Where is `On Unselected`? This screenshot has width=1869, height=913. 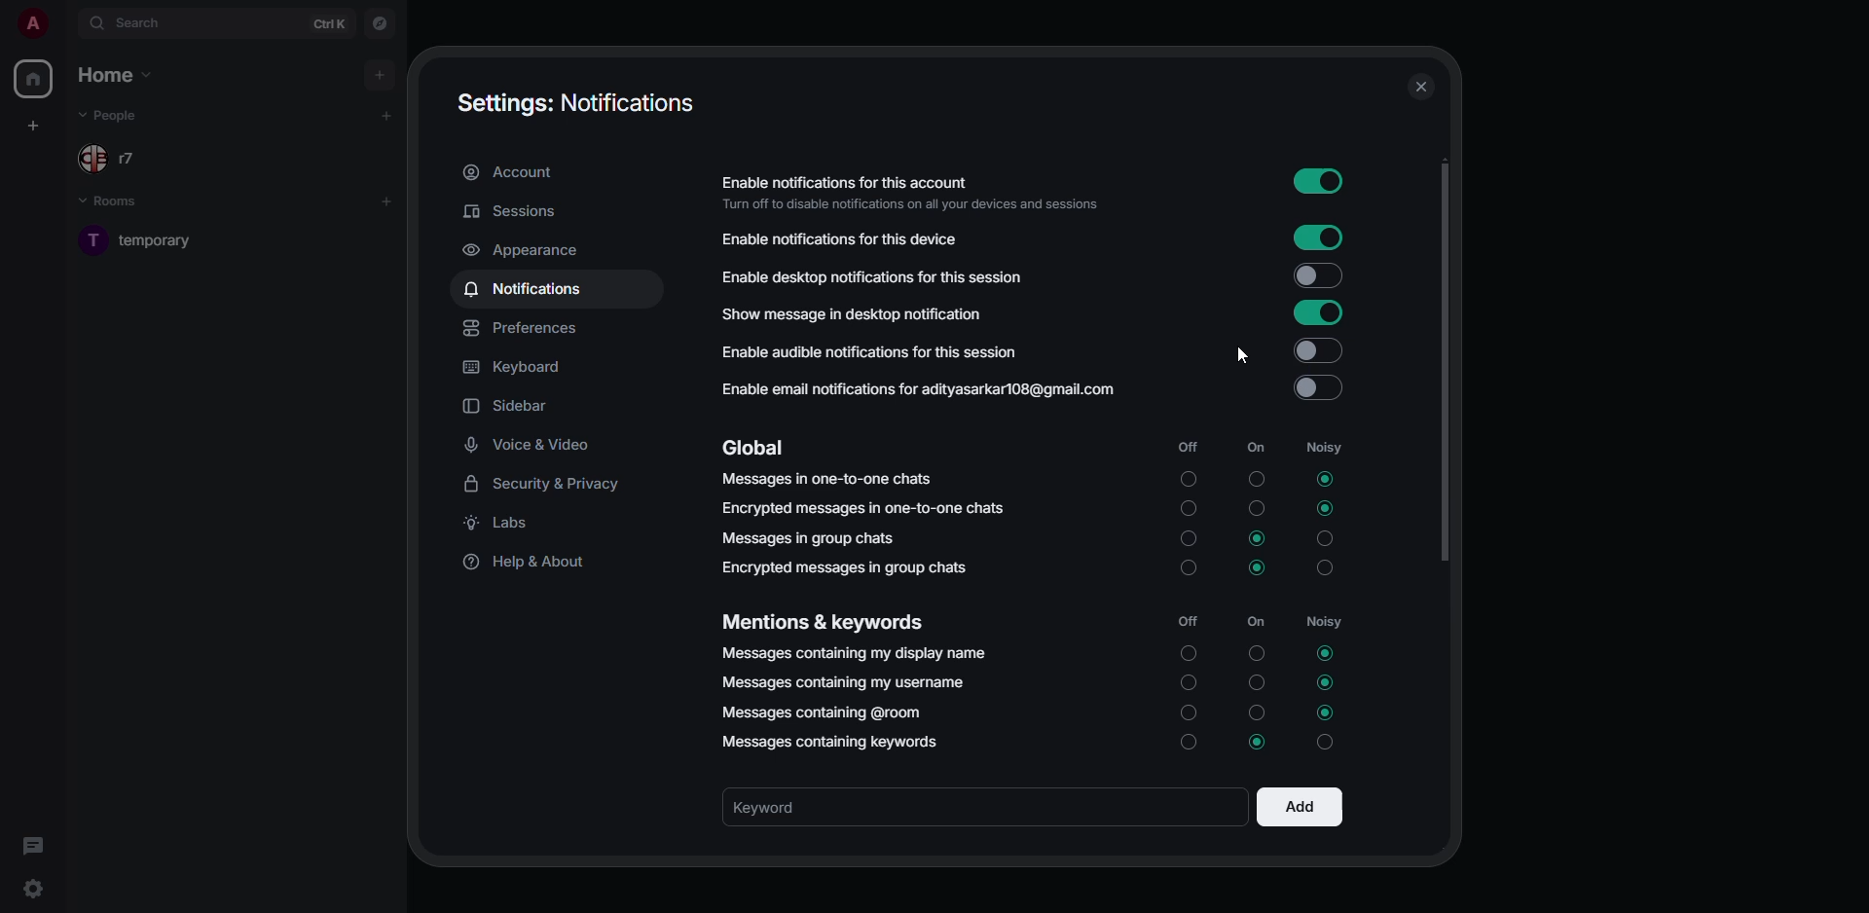 On Unselected is located at coordinates (1256, 508).